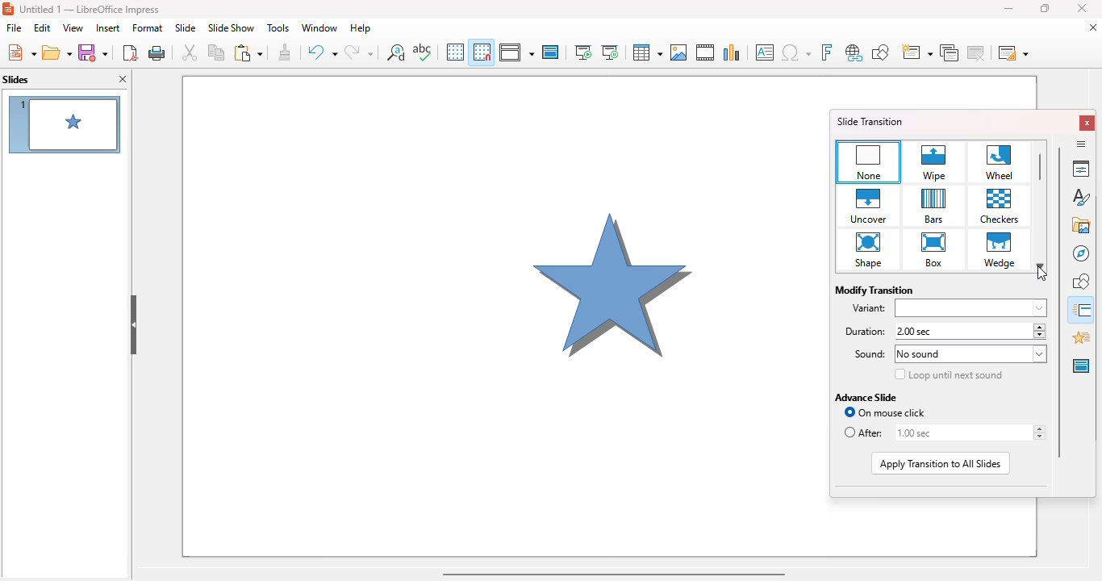 Image resolution: width=1102 pixels, height=581 pixels. Describe the element at coordinates (1041, 166) in the screenshot. I see `vertical scroll bar` at that location.